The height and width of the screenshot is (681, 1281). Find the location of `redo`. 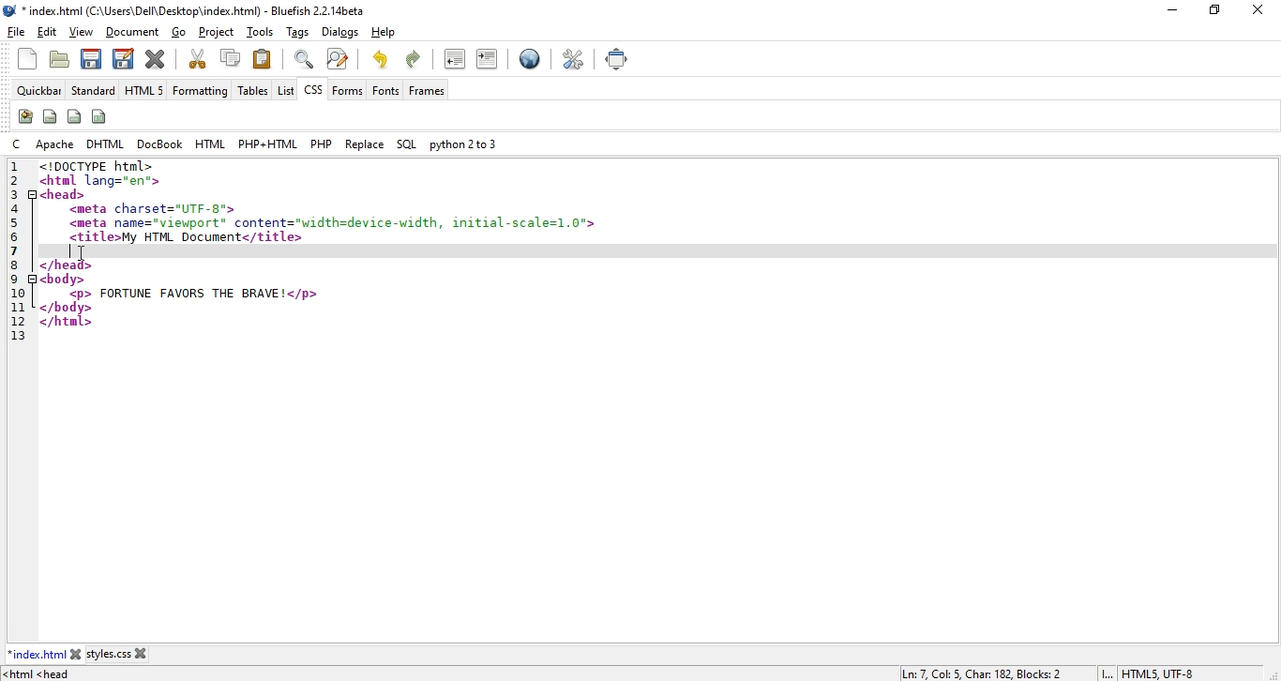

redo is located at coordinates (380, 58).